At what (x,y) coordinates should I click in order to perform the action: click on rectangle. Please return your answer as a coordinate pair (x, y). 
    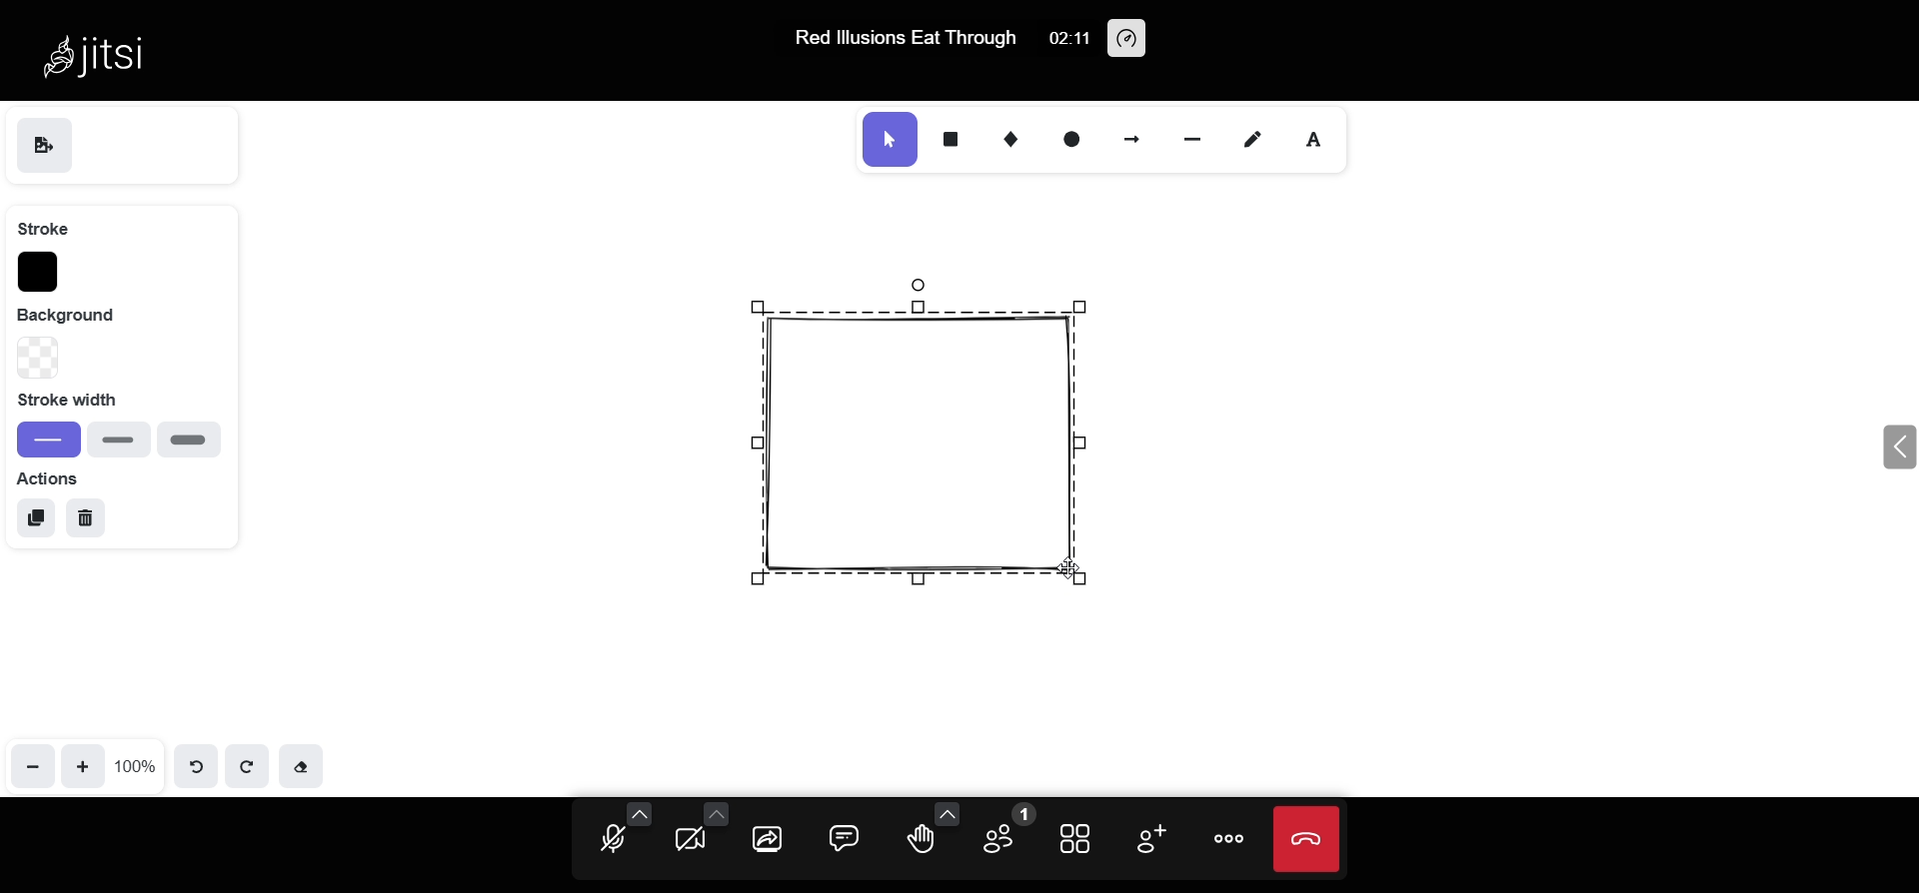
    Looking at the image, I should click on (949, 139).